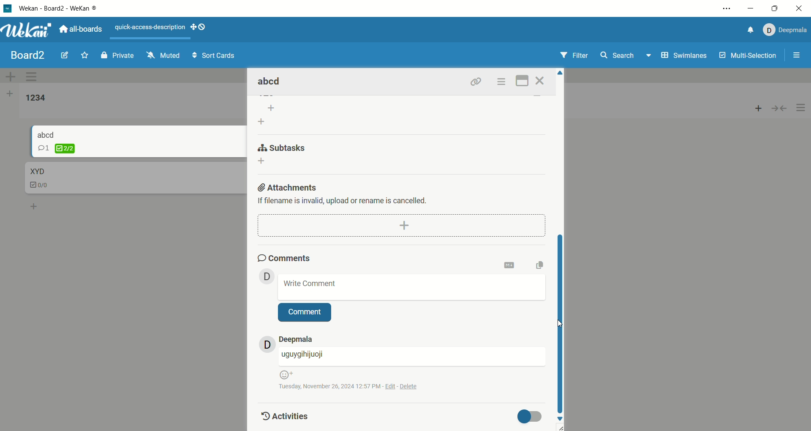 The width and height of the screenshot is (811, 431). Describe the element at coordinates (751, 9) in the screenshot. I see `minimize` at that location.